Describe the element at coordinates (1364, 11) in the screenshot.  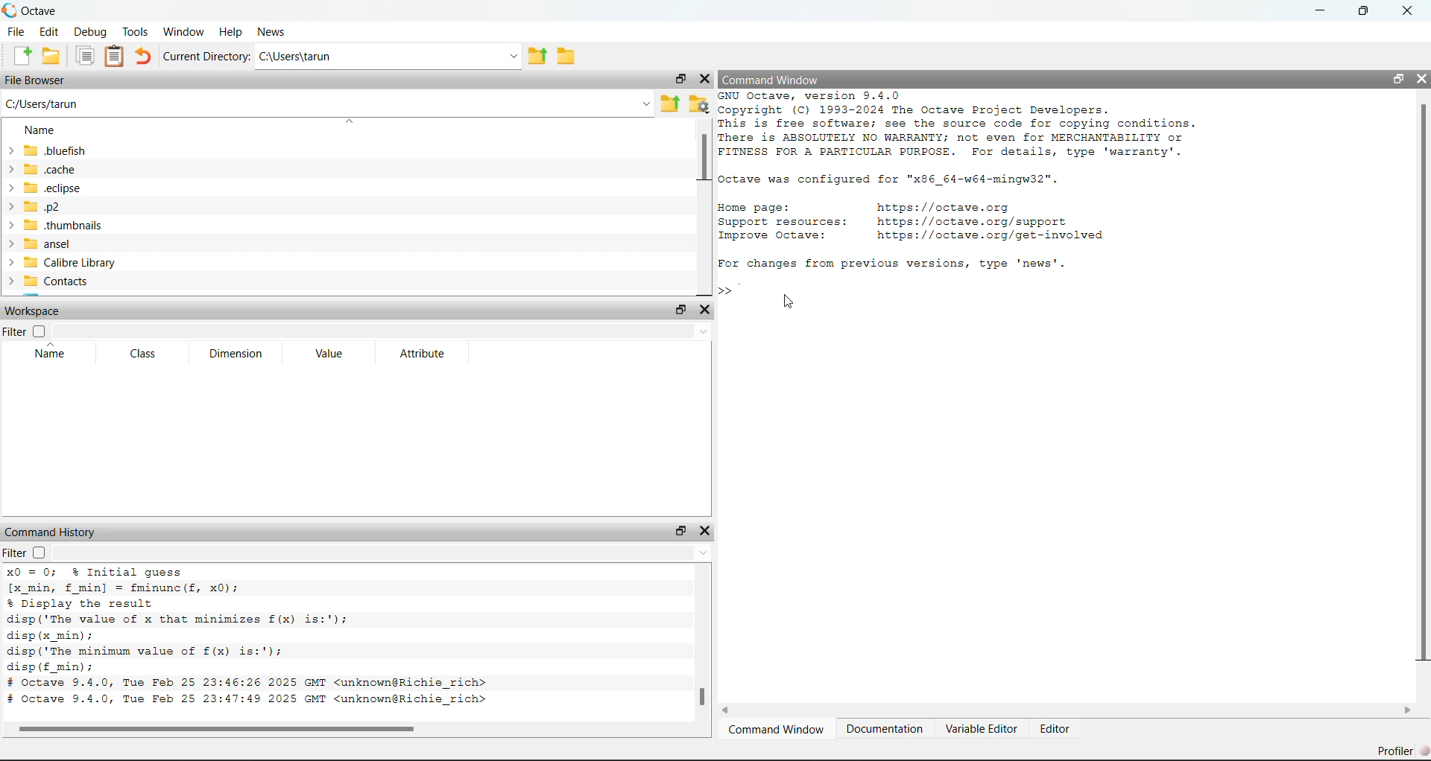
I see `Maximize/Restore` at that location.